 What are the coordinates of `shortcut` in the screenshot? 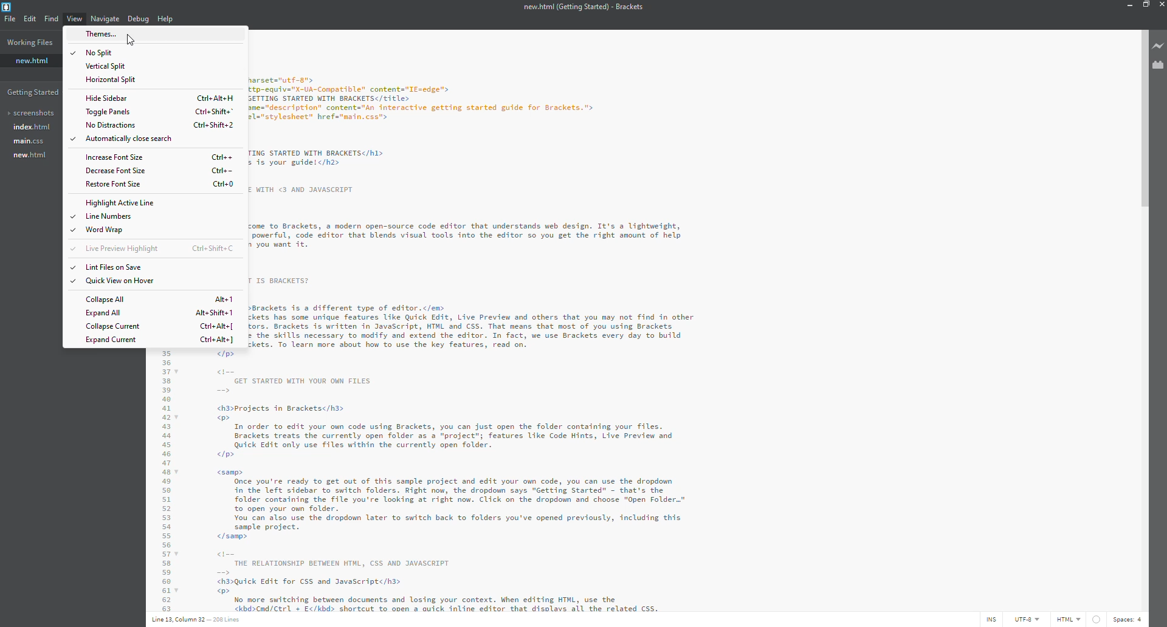 It's located at (215, 313).